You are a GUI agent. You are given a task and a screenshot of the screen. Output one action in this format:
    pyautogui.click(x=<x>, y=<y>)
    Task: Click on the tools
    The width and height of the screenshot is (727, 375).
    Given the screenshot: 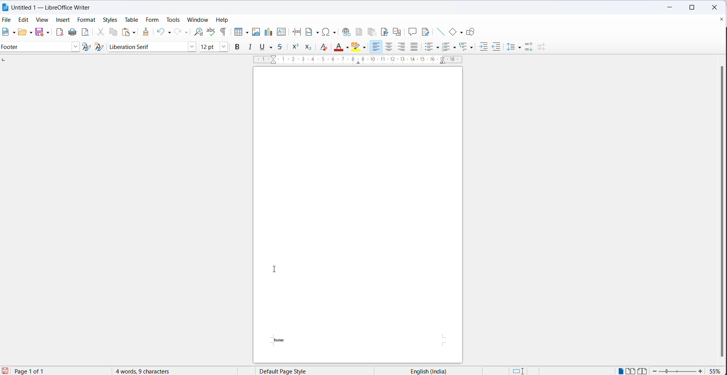 What is the action you would take?
    pyautogui.click(x=172, y=19)
    